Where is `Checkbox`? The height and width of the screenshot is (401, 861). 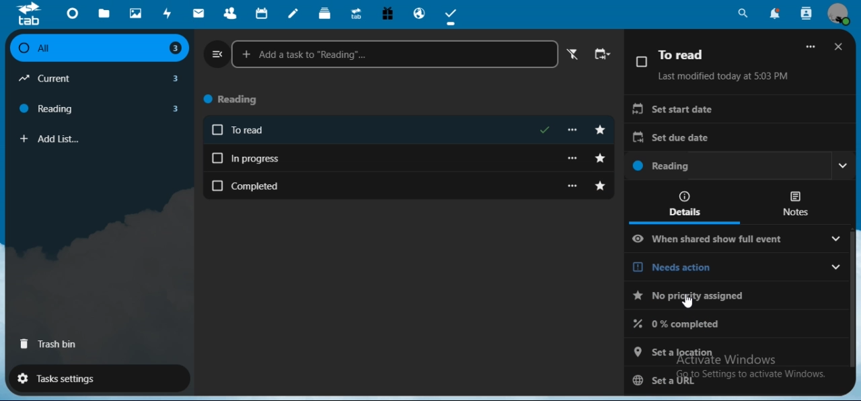 Checkbox is located at coordinates (217, 157).